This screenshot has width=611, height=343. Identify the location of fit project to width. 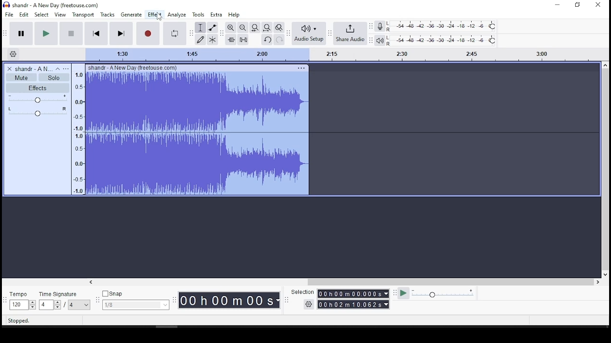
(266, 27).